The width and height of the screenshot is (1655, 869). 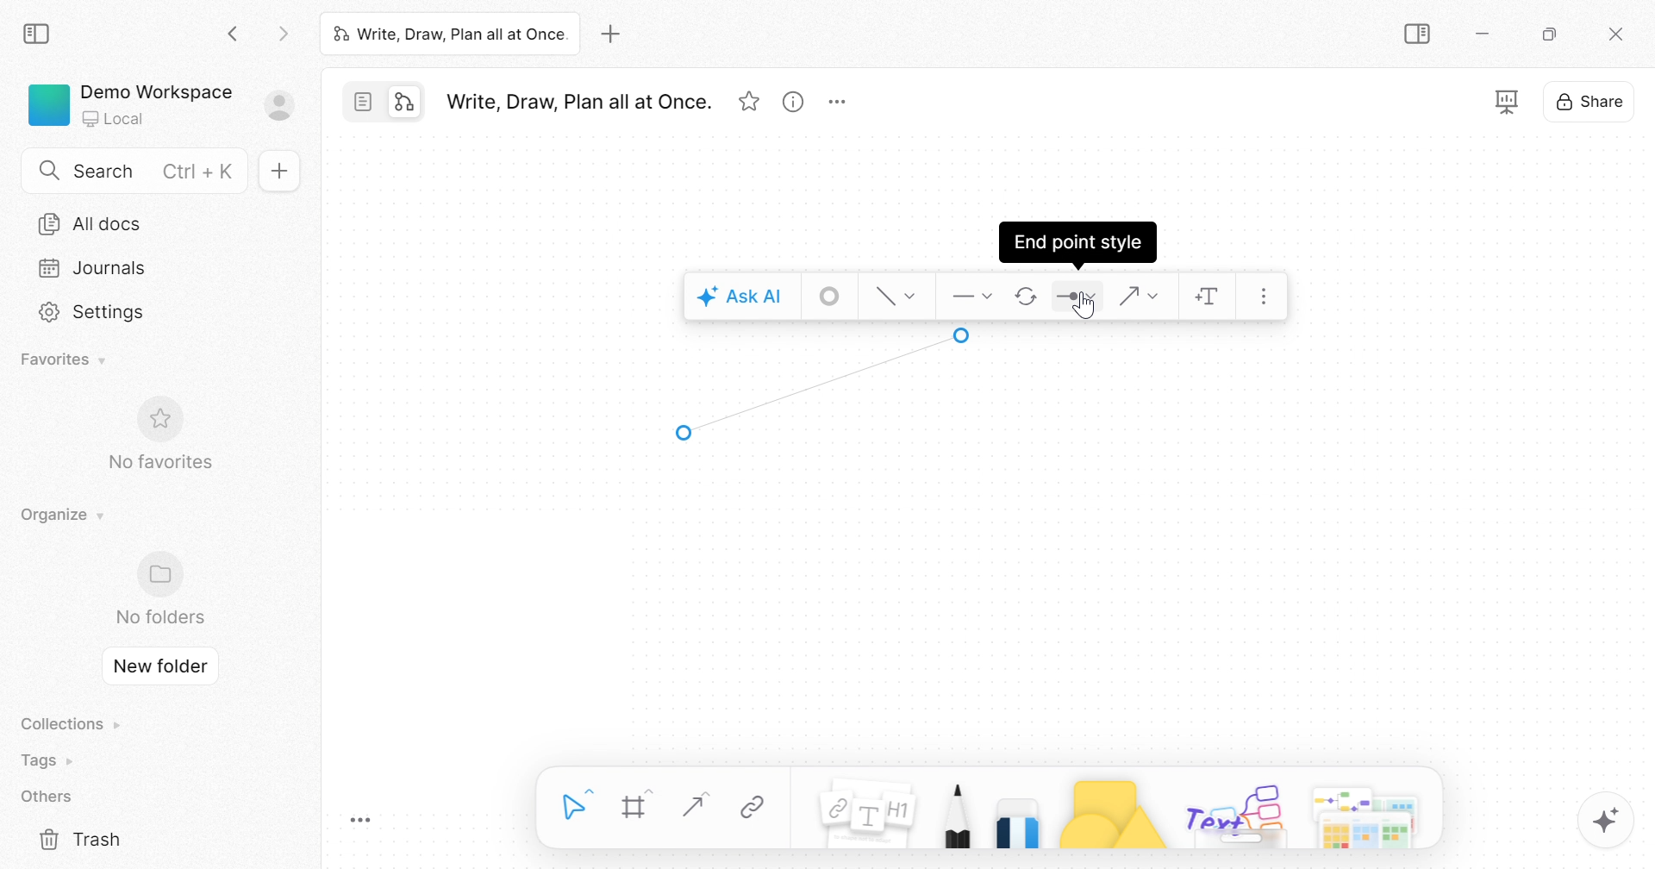 I want to click on Style, so click(x=898, y=294).